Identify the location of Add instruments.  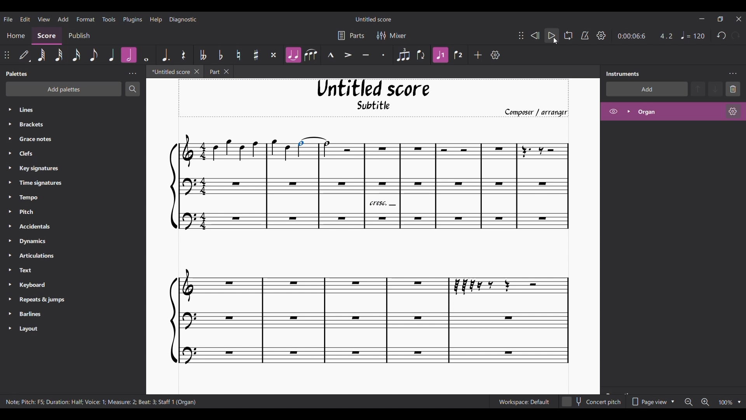
(646, 89).